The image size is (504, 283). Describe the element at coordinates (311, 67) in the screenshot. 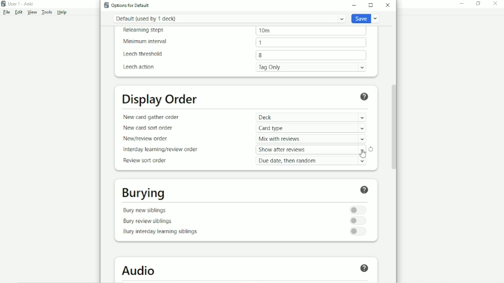

I see `Tag Only` at that location.